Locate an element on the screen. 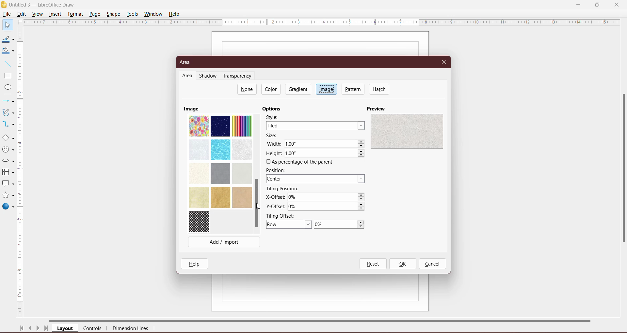 This screenshot has width=627, height=333. Select the position is located at coordinates (316, 179).